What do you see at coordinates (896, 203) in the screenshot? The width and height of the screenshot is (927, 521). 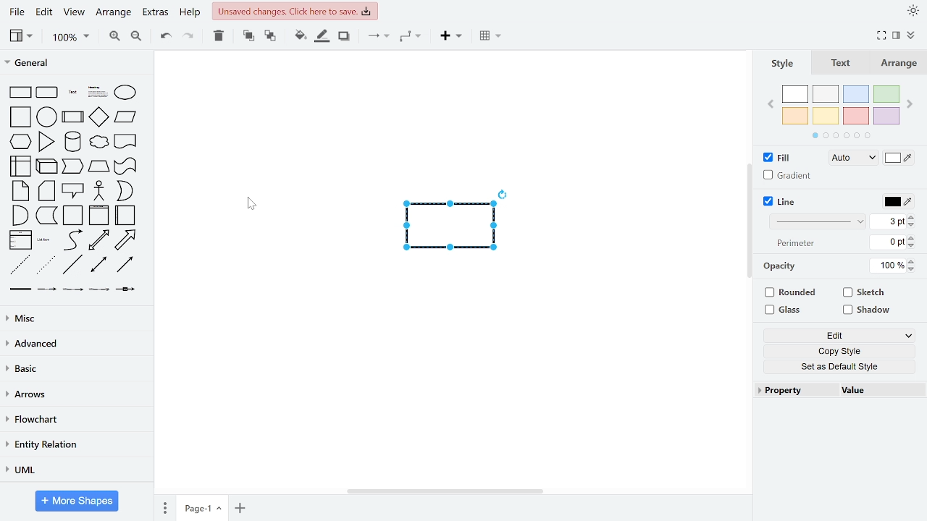 I see `line color` at bounding box center [896, 203].